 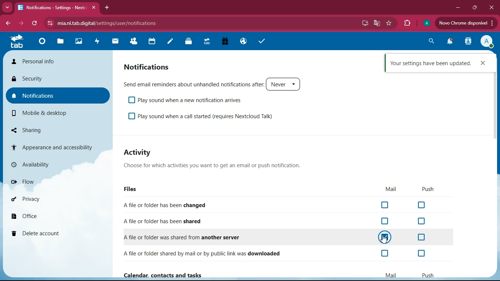 I want to click on mail, so click(x=391, y=274).